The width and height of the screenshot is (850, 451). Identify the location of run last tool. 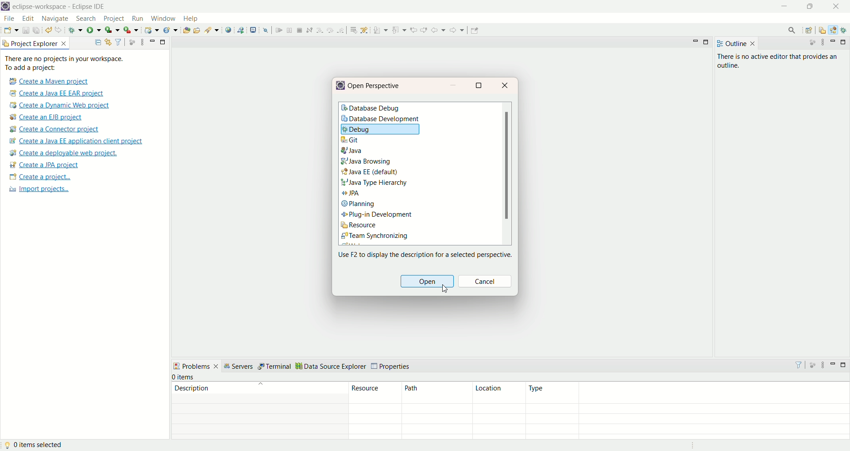
(130, 30).